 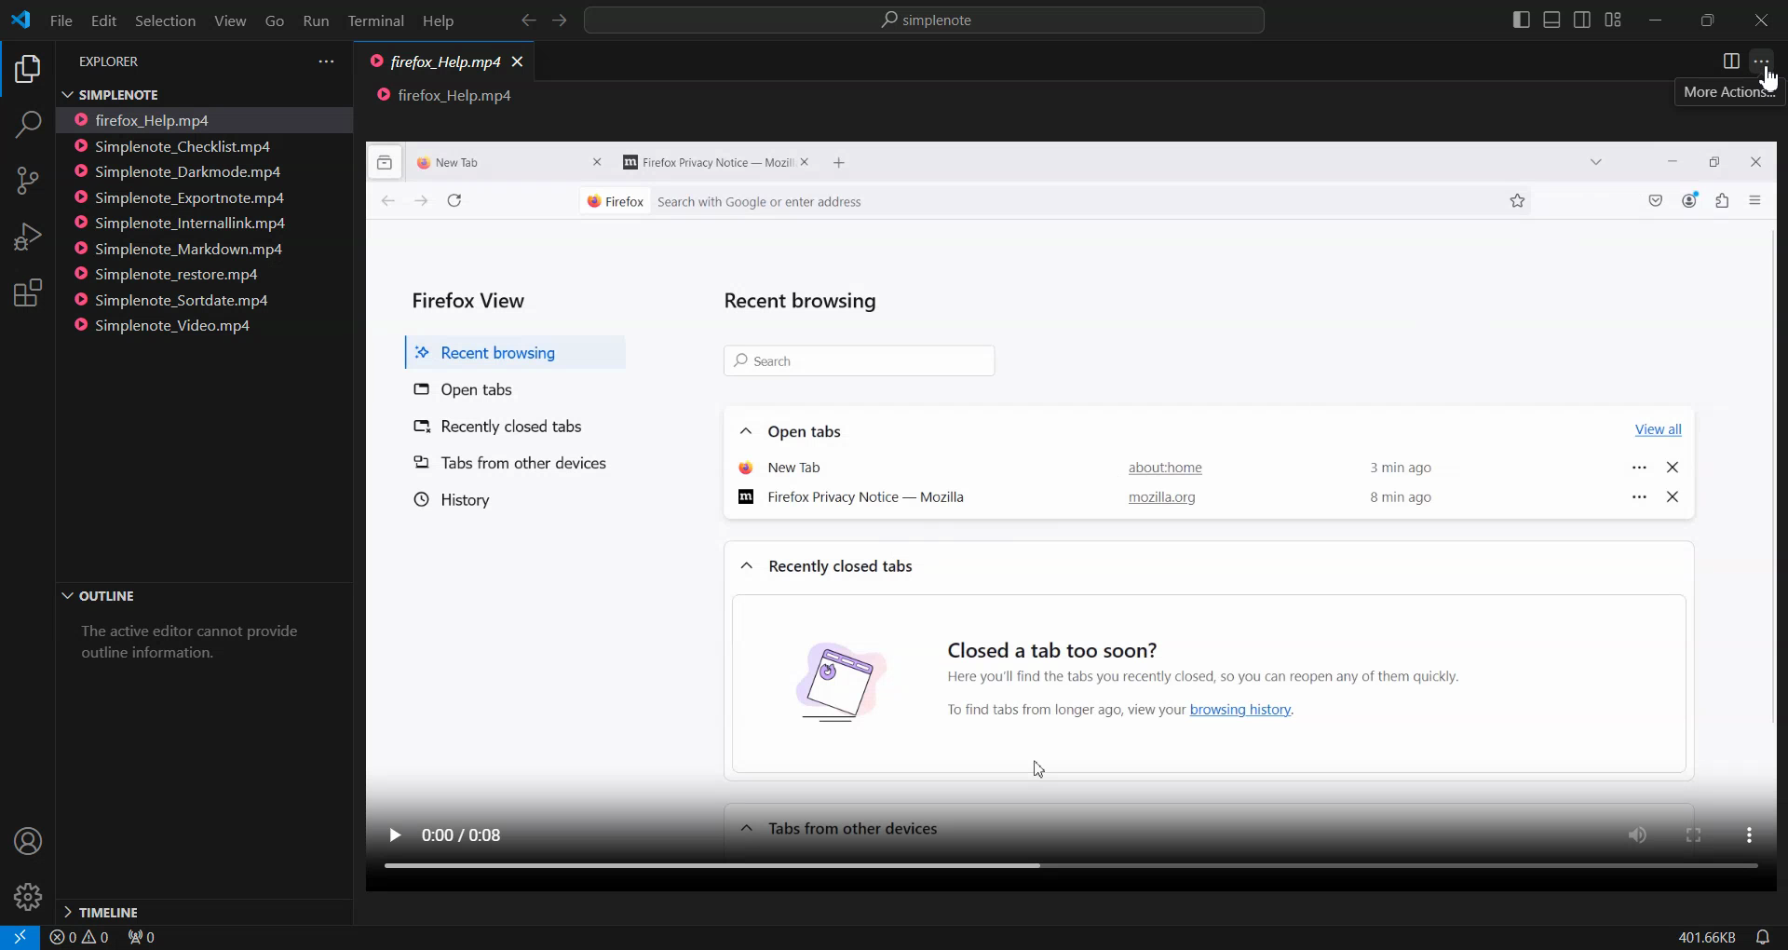 I want to click on firefox_Help.mp4, so click(x=446, y=96).